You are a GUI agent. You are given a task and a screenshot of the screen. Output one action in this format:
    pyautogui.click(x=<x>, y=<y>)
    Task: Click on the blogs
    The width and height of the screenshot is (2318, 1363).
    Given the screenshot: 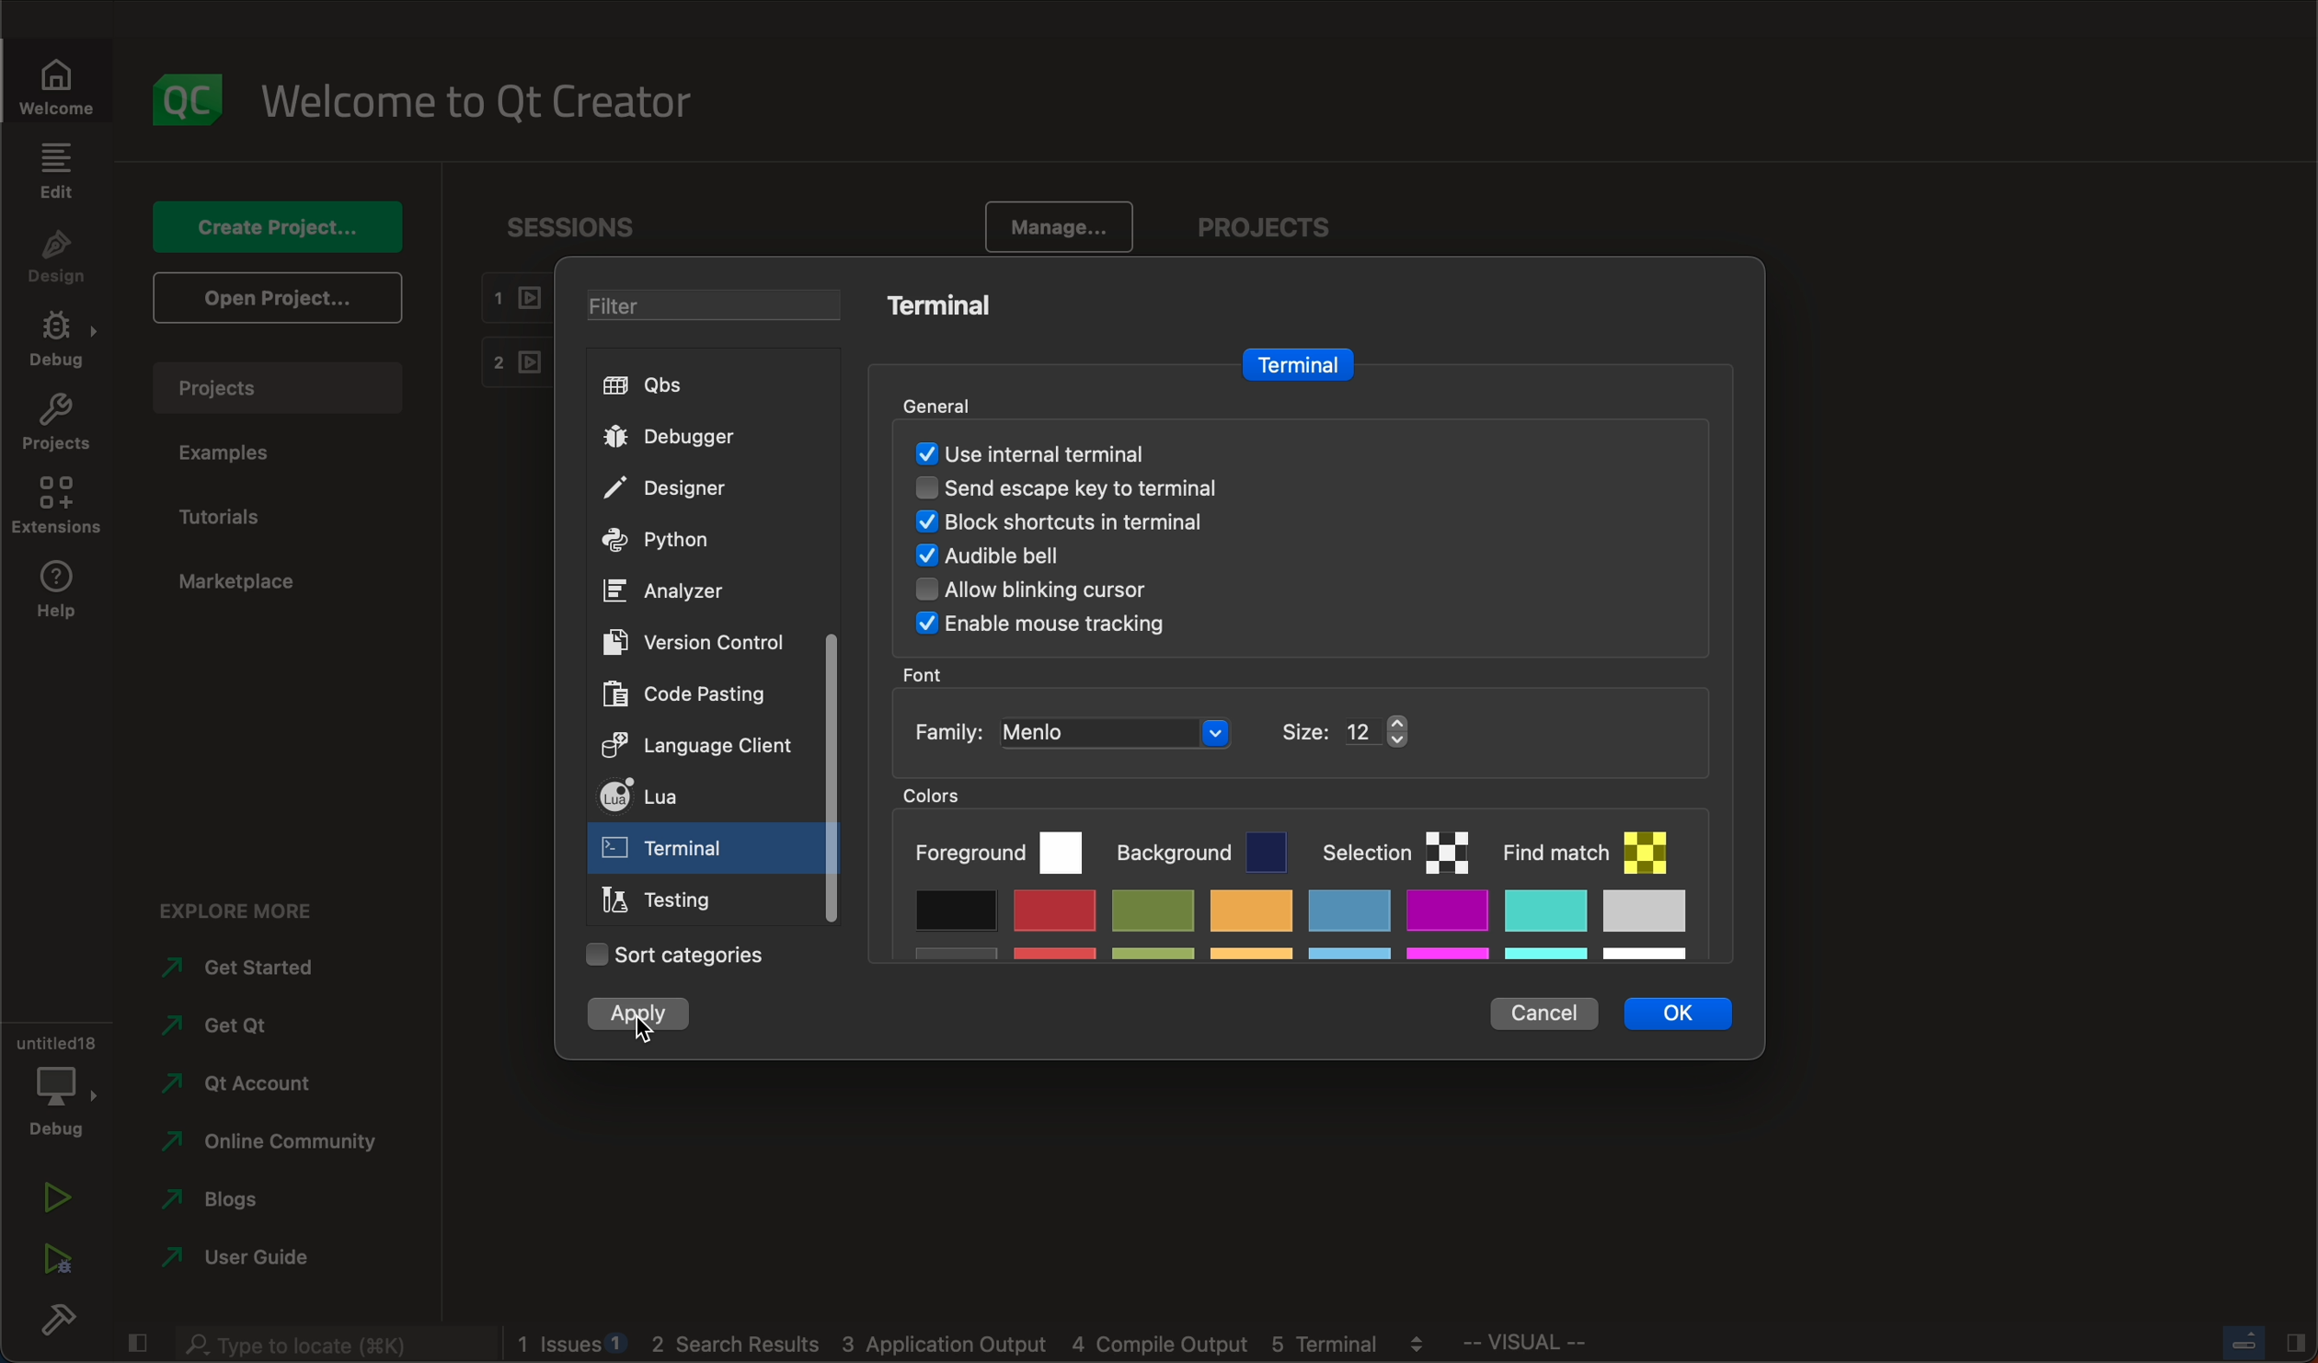 What is the action you would take?
    pyautogui.click(x=234, y=1197)
    